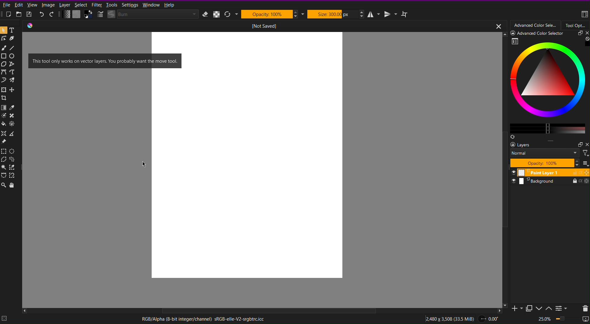 This screenshot has height=324, width=590. I want to click on Slides, so click(549, 177).